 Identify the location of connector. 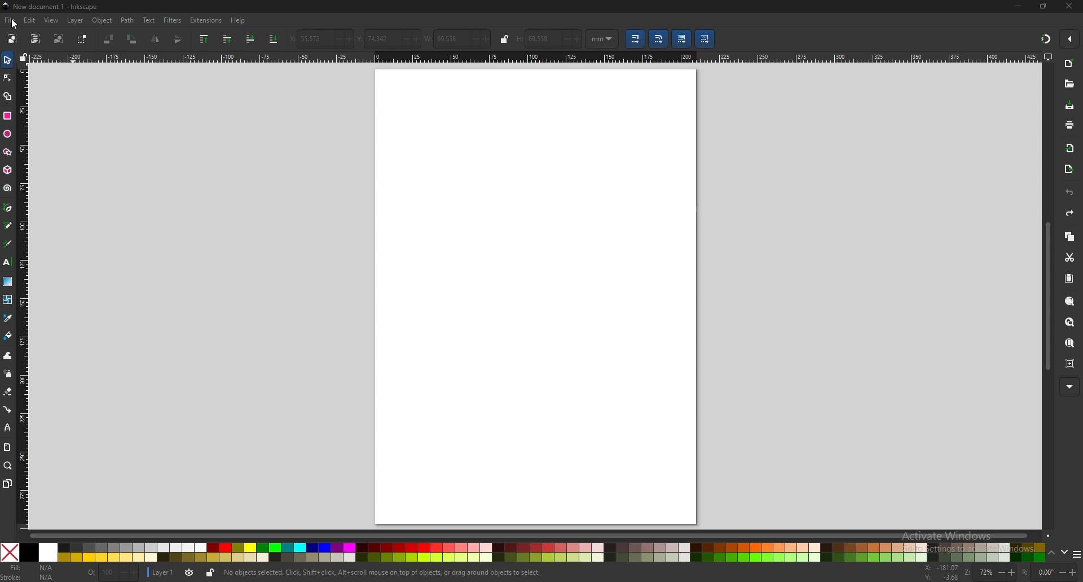
(7, 409).